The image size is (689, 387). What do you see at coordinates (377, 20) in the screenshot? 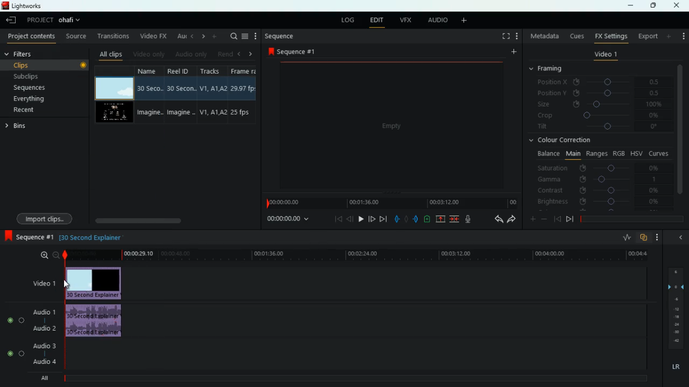
I see `edit` at bounding box center [377, 20].